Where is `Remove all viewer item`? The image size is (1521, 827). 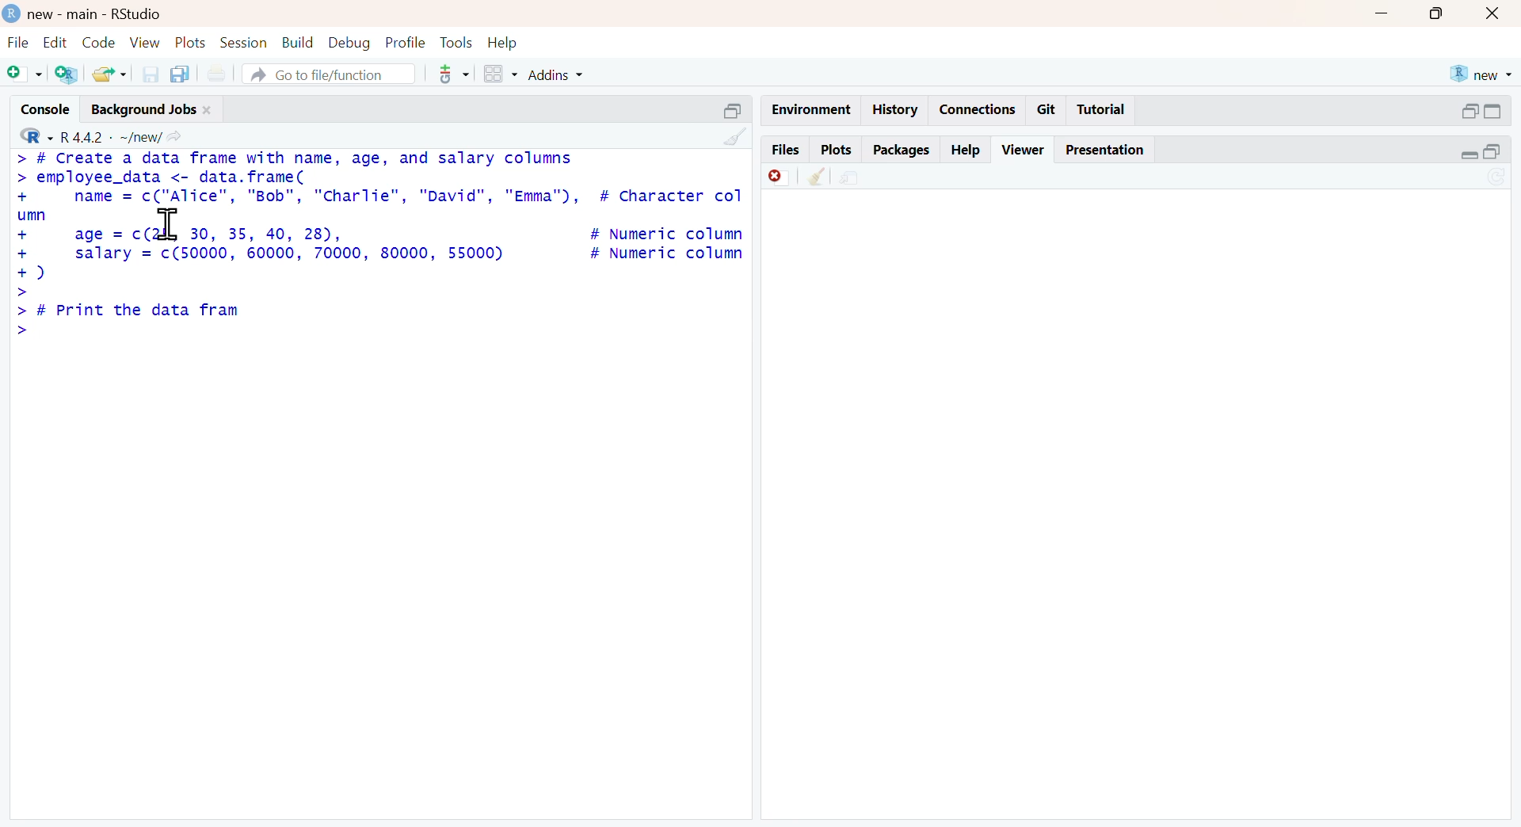
Remove all viewer item is located at coordinates (816, 181).